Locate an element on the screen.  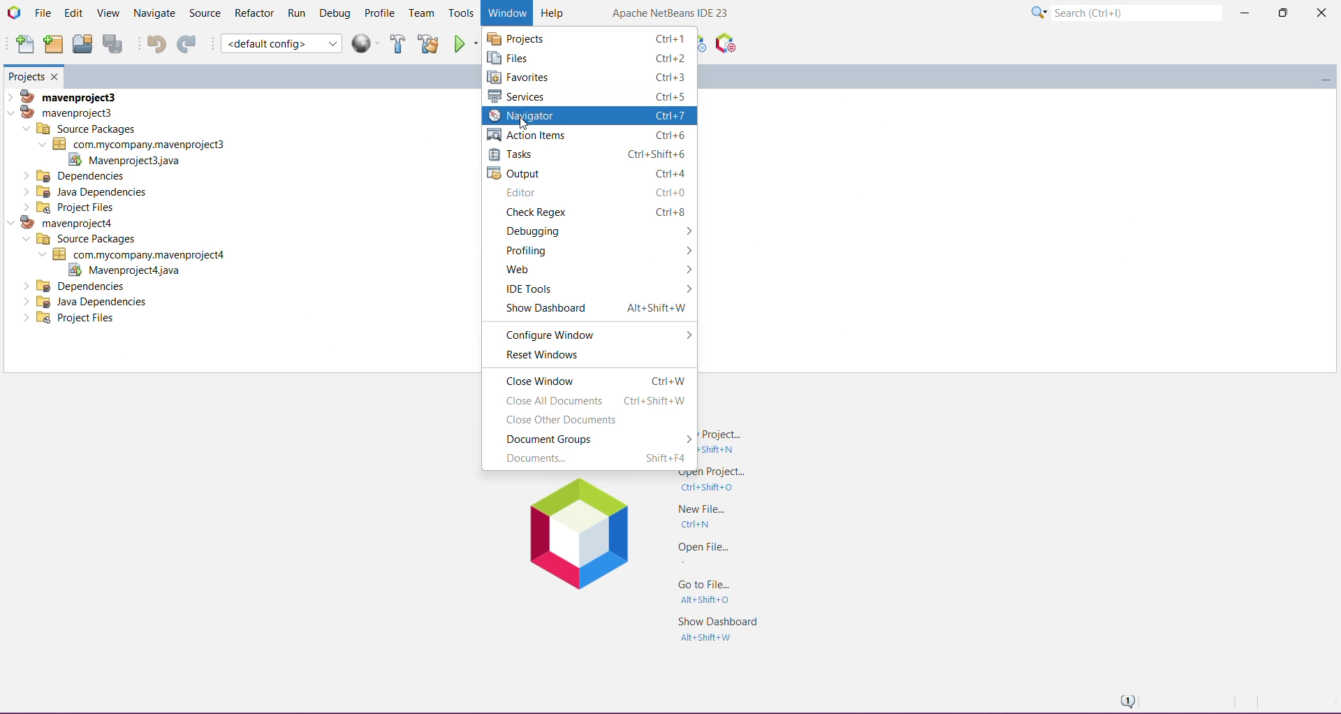
Window is located at coordinates (505, 13).